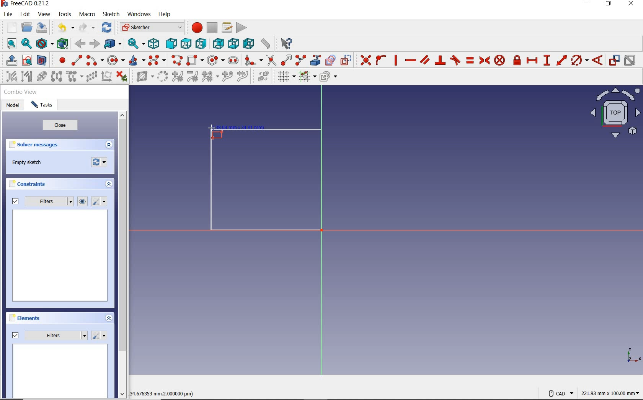 Image resolution: width=643 pixels, height=400 pixels. What do you see at coordinates (266, 181) in the screenshot?
I see `drawing sketch` at bounding box center [266, 181].